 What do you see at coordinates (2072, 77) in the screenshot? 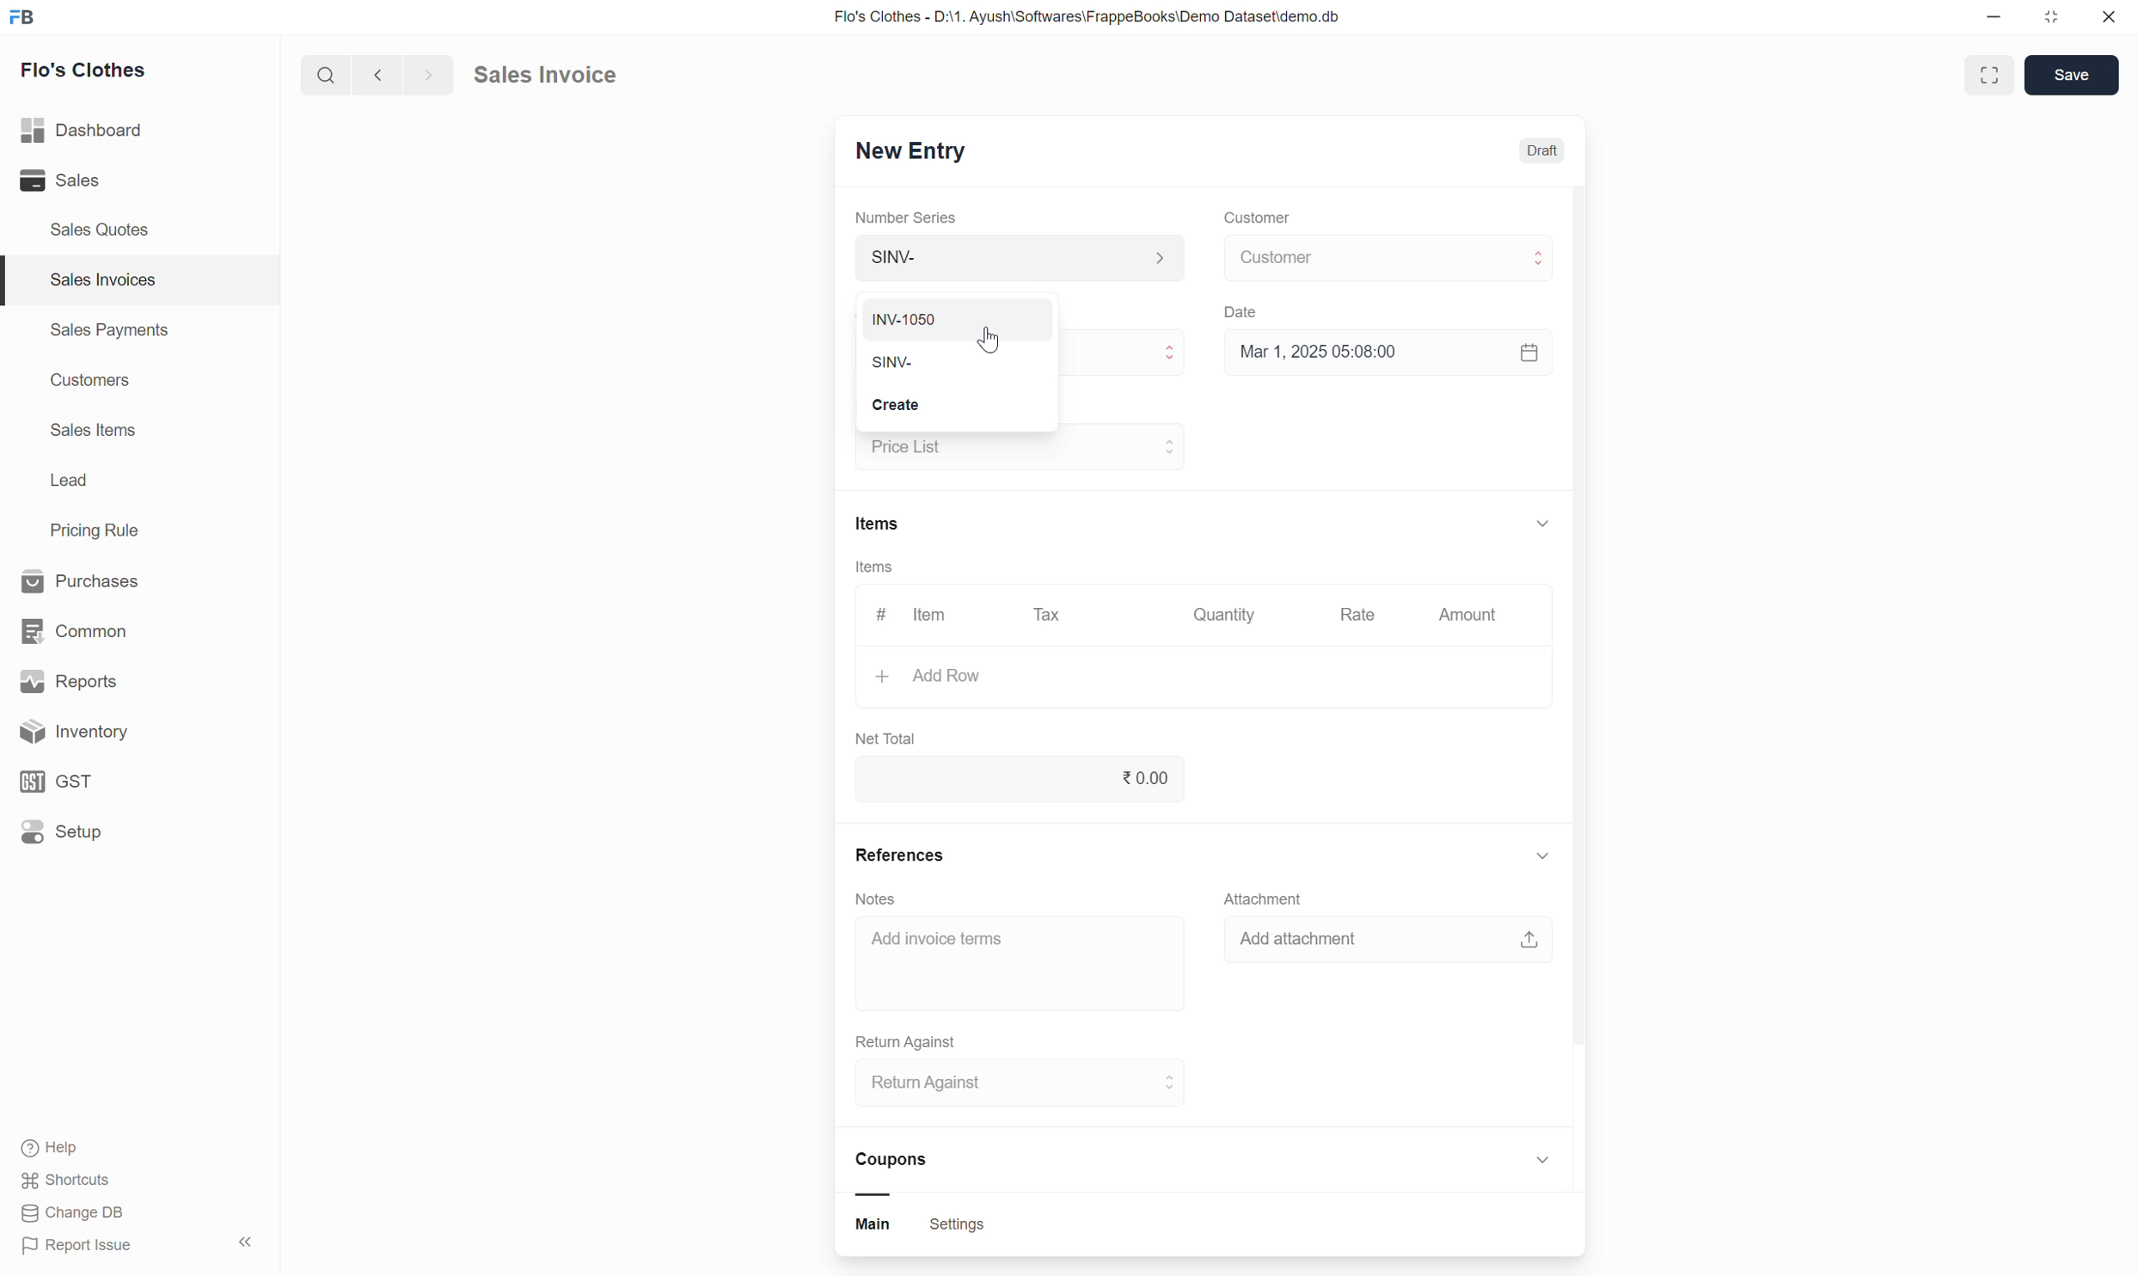
I see `save` at bounding box center [2072, 77].